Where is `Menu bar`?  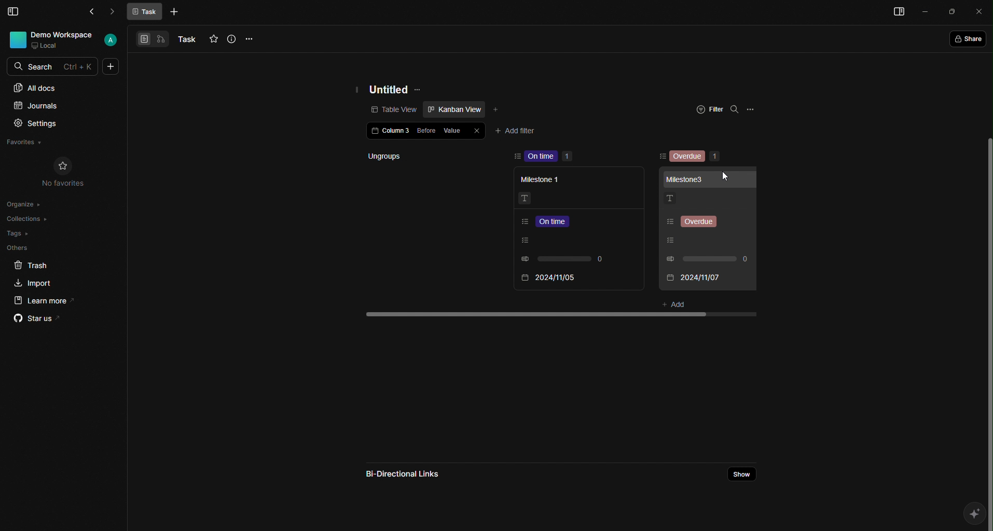 Menu bar is located at coordinates (896, 13).